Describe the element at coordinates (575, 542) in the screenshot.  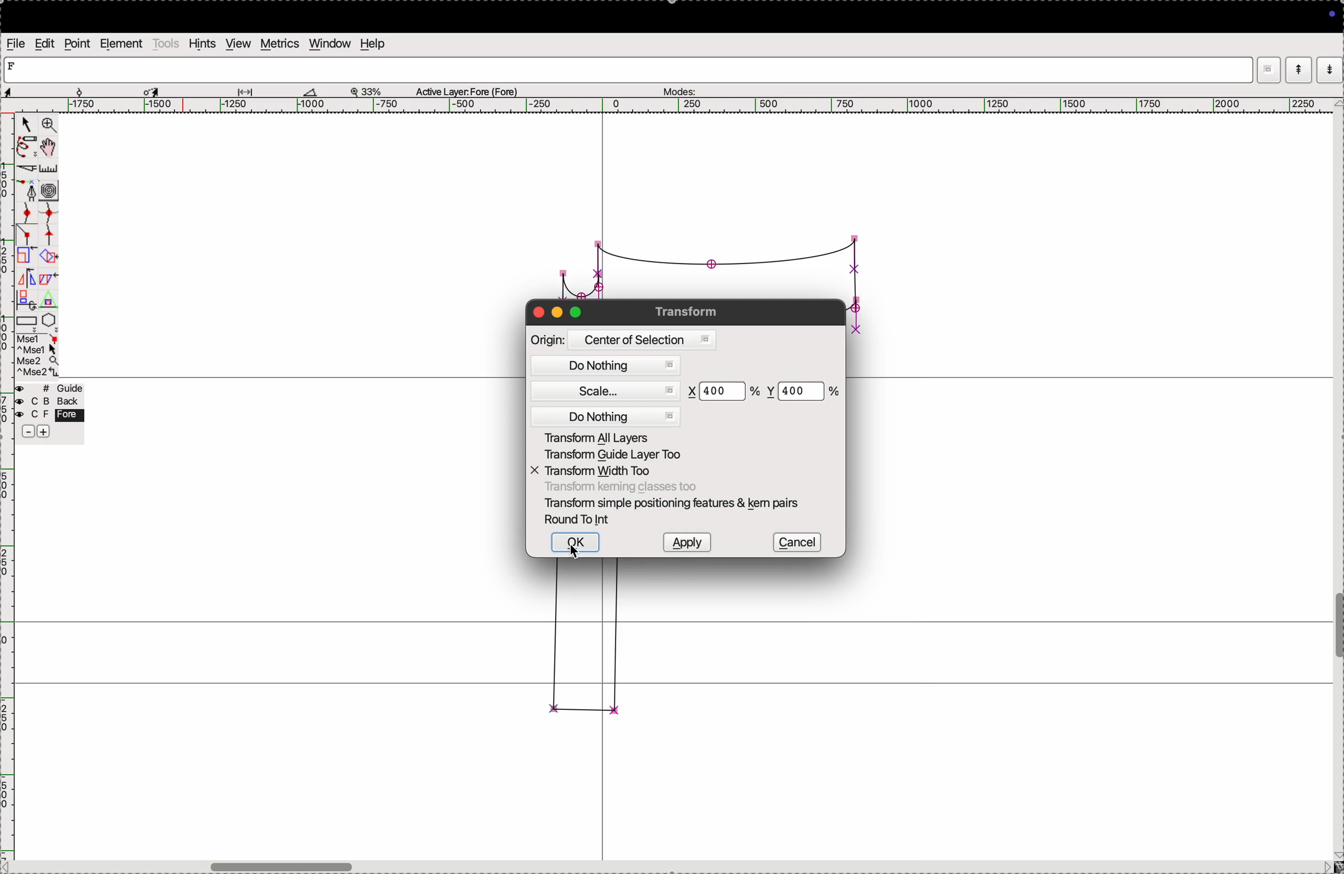
I see `ok` at that location.